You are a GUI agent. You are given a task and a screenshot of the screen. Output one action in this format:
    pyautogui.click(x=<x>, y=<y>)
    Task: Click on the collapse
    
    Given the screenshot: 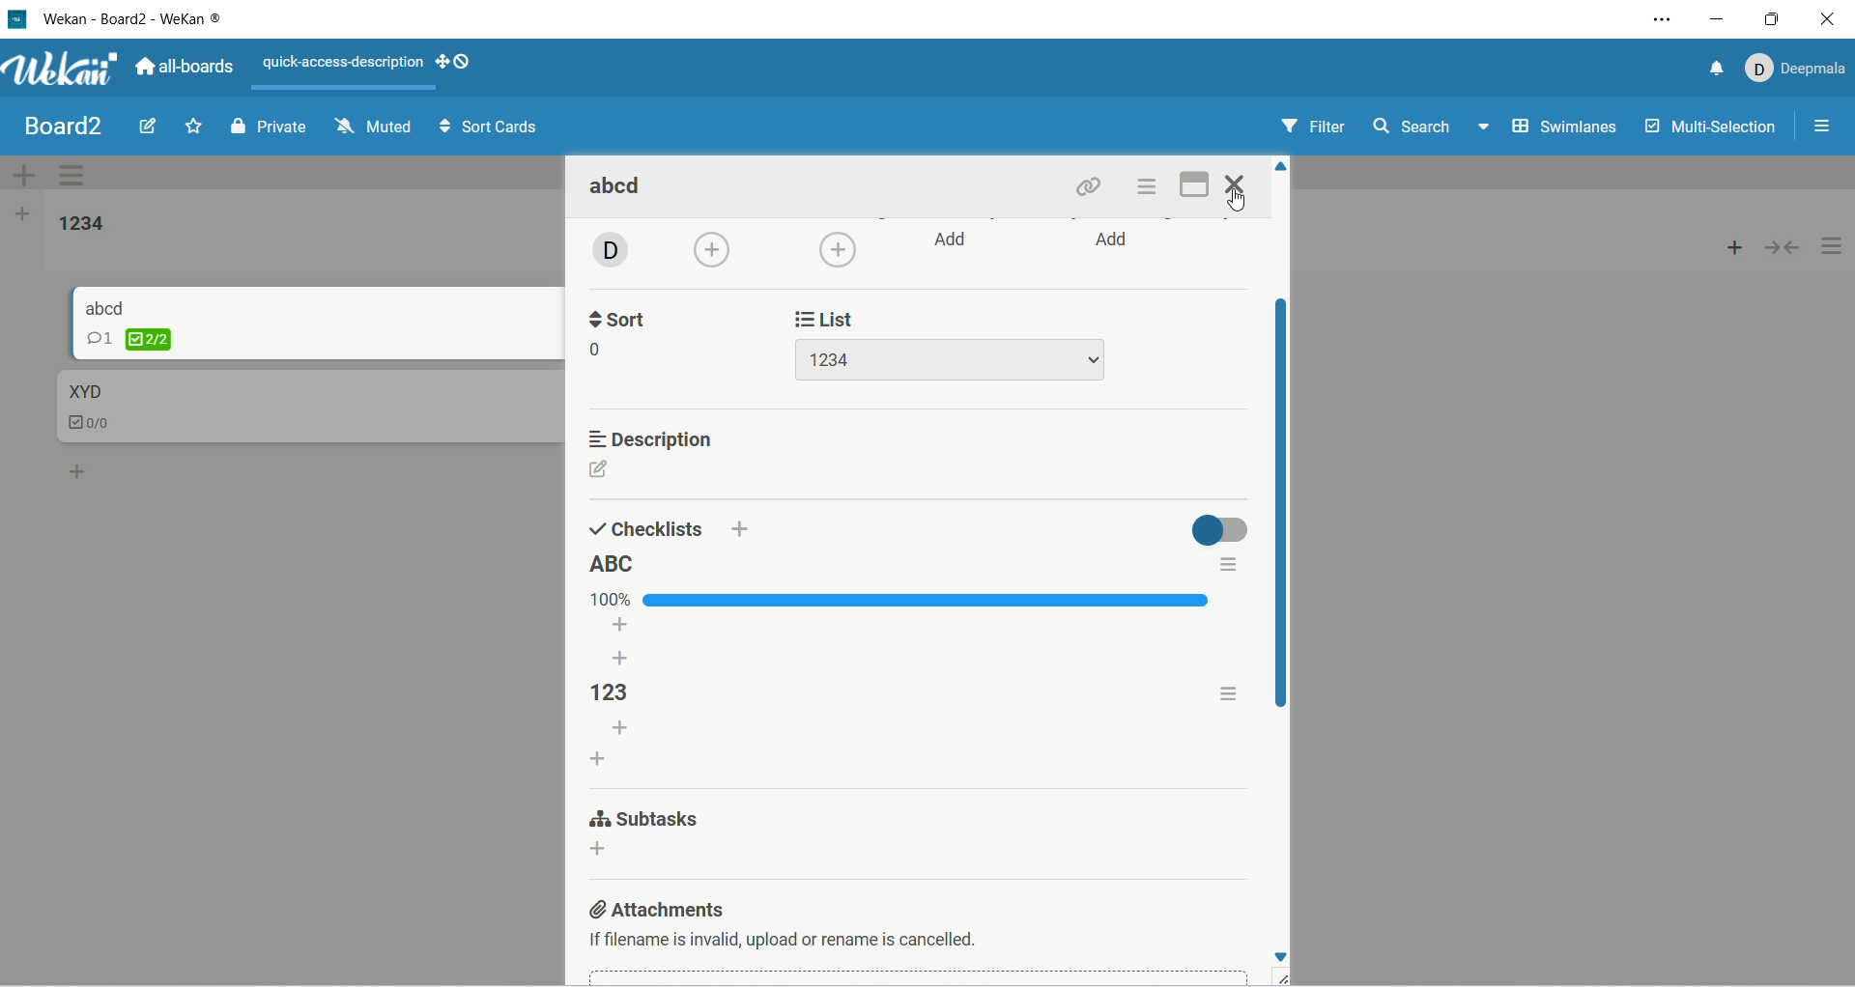 What is the action you would take?
    pyautogui.click(x=1786, y=250)
    